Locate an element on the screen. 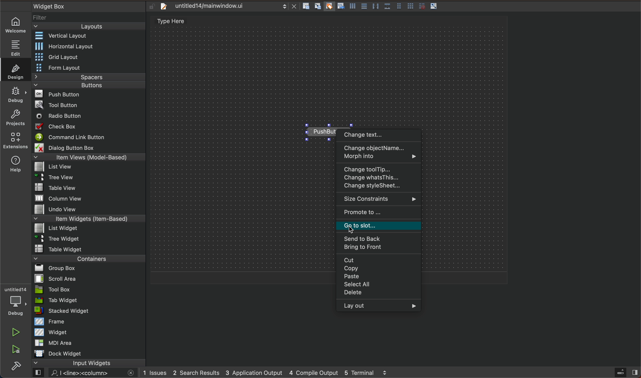  push button is located at coordinates (89, 95).